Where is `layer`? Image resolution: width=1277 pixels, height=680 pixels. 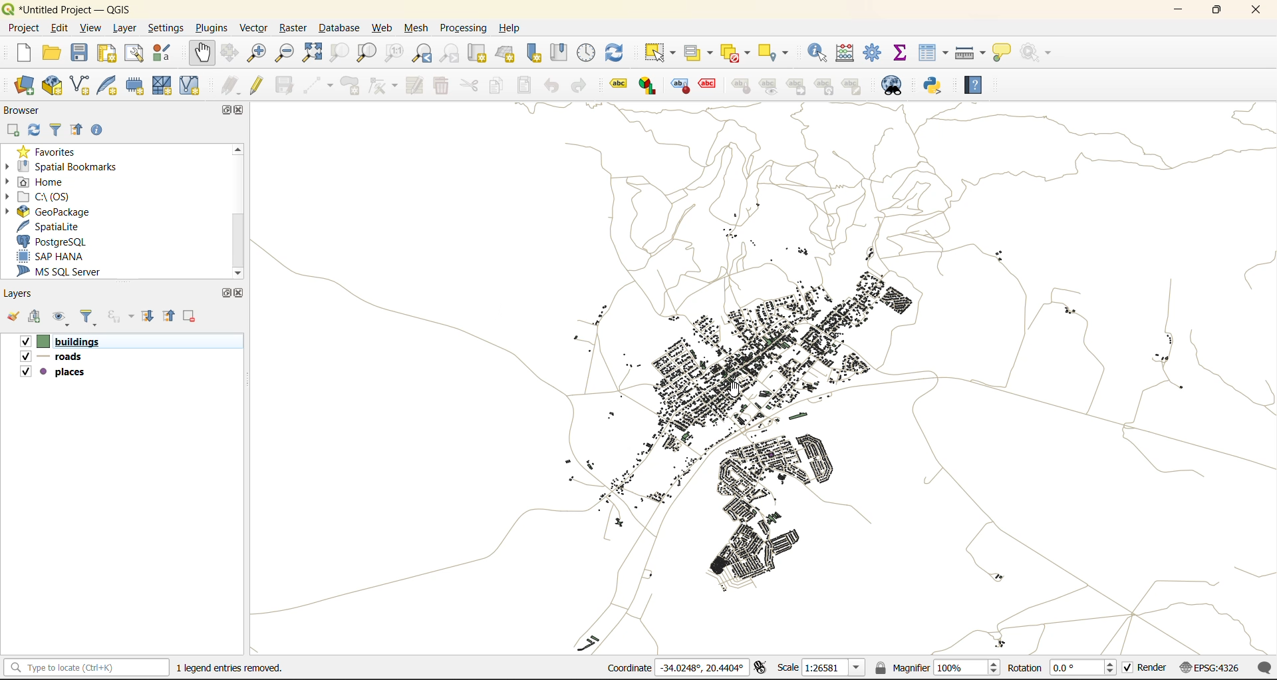 layer is located at coordinates (124, 29).